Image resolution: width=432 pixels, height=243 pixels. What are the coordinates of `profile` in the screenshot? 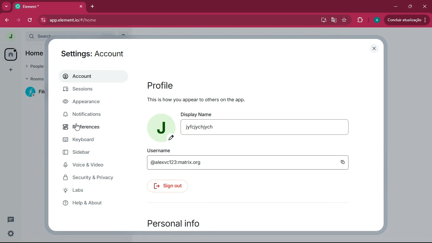 It's located at (161, 85).